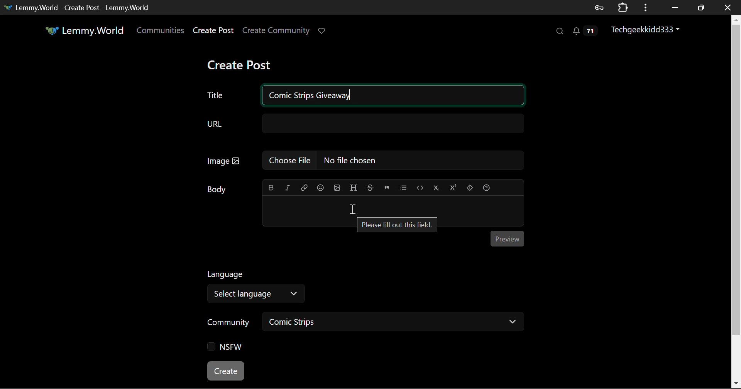  I want to click on Communities, so click(161, 32).